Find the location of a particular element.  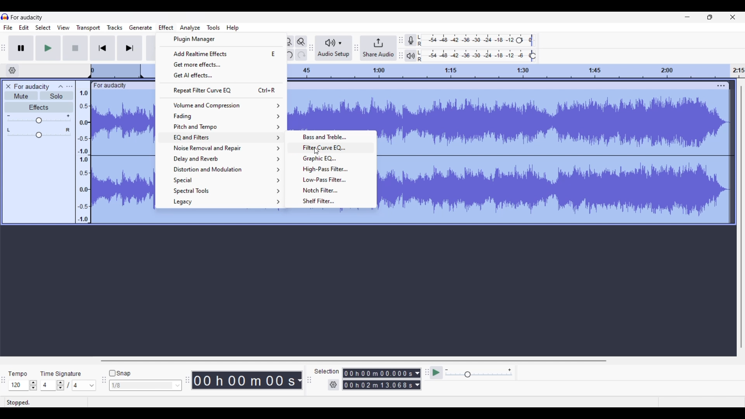

Type in tempo is located at coordinates (18, 385).